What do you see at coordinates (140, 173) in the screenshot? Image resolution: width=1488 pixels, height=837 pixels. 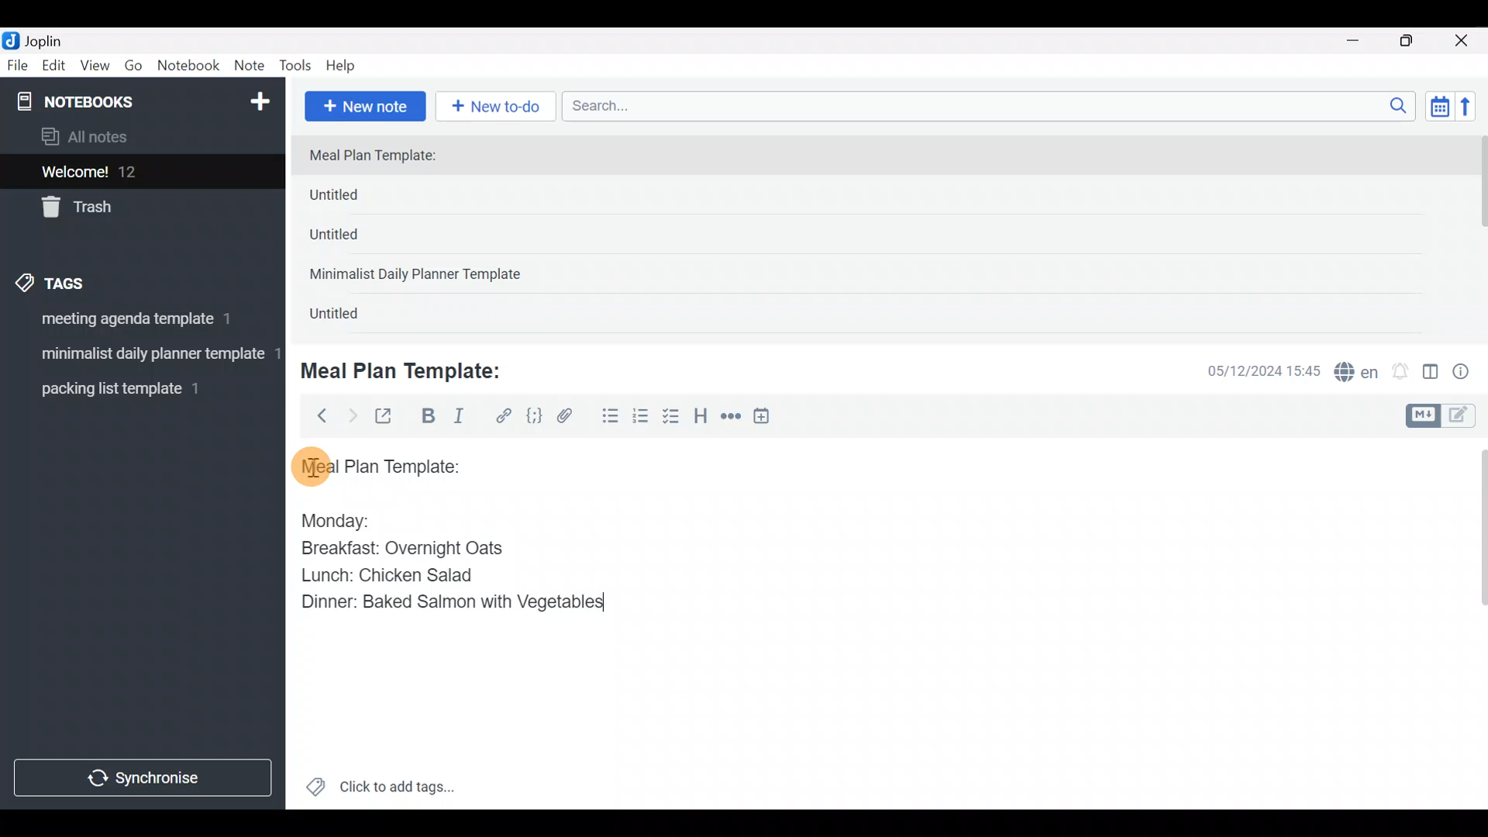 I see `Welcome!` at bounding box center [140, 173].